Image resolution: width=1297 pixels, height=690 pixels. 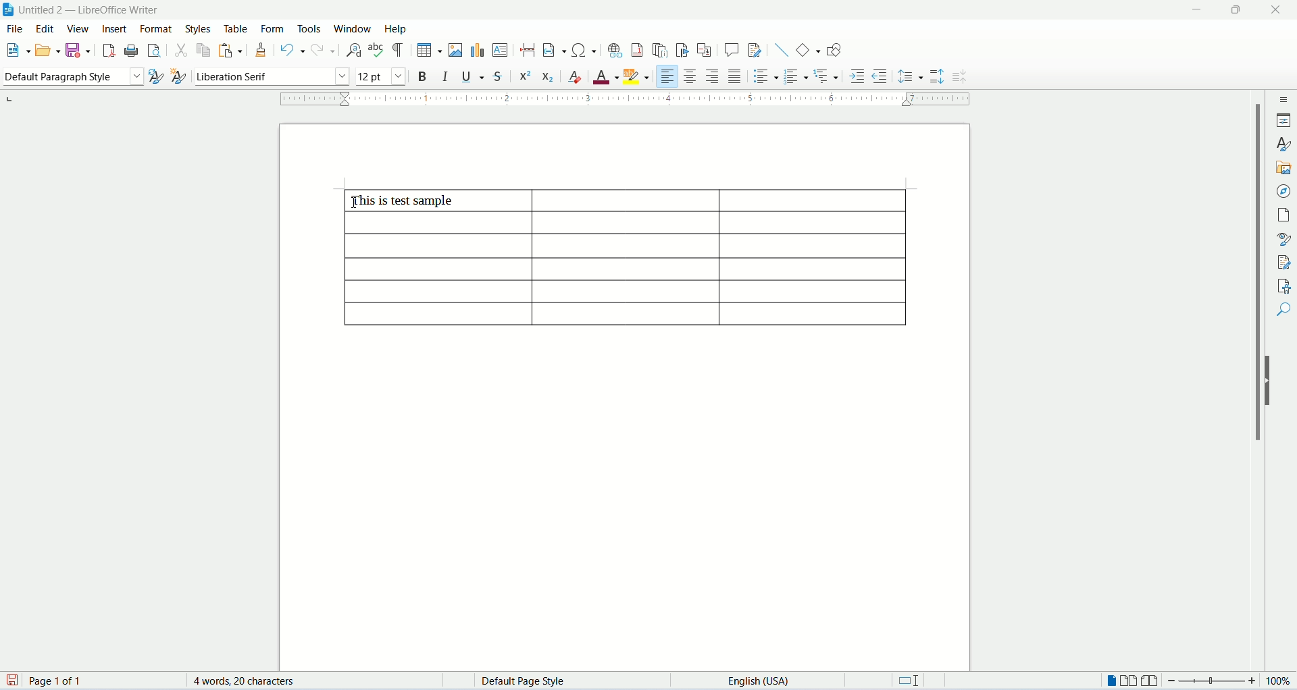 What do you see at coordinates (12, 680) in the screenshot?
I see `save` at bounding box center [12, 680].